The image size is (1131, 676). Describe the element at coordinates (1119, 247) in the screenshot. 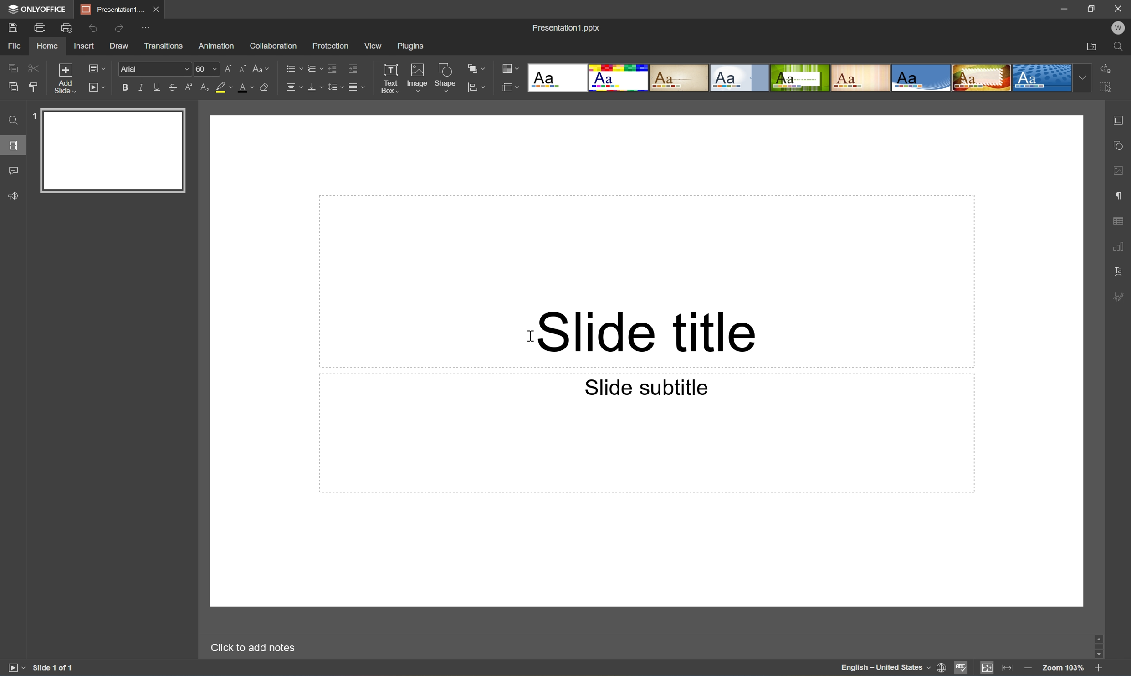

I see `Chart settings` at that location.